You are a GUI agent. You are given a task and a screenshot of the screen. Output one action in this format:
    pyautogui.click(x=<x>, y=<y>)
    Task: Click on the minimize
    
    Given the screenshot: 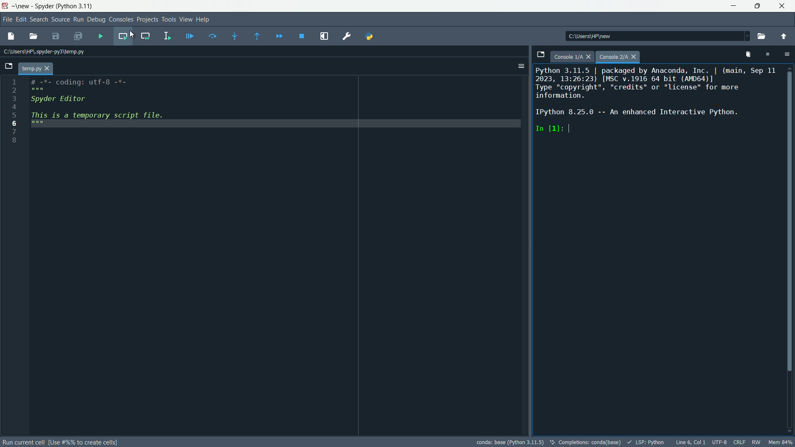 What is the action you would take?
    pyautogui.click(x=735, y=7)
    